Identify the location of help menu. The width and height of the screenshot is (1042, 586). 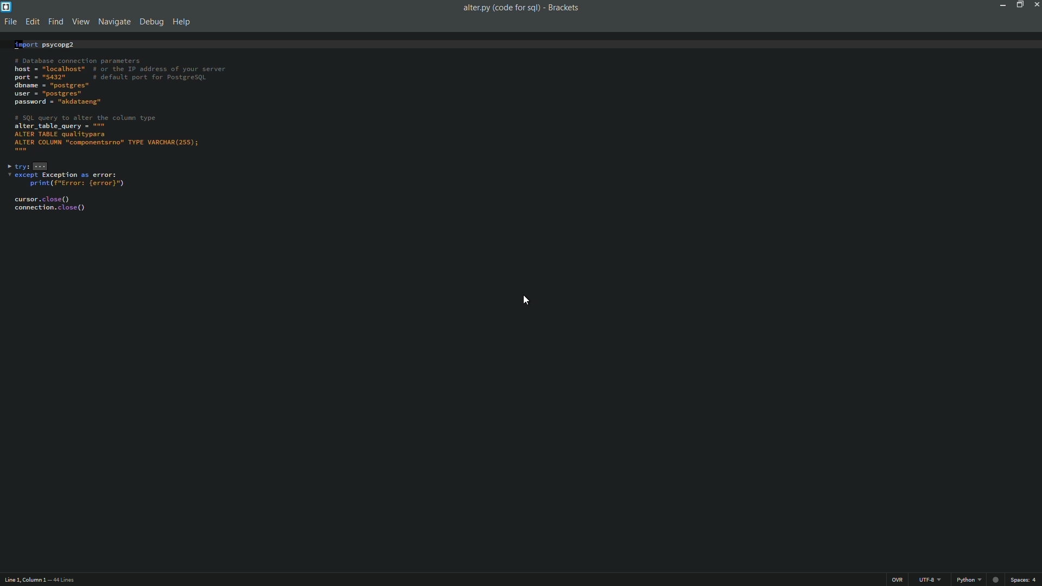
(182, 23).